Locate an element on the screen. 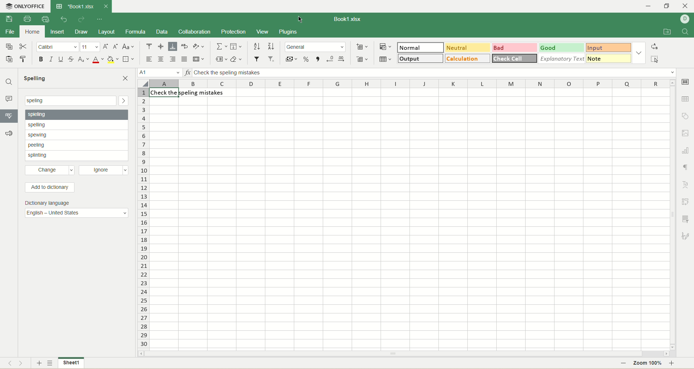 This screenshot has width=694, height=369. copy is located at coordinates (9, 47).